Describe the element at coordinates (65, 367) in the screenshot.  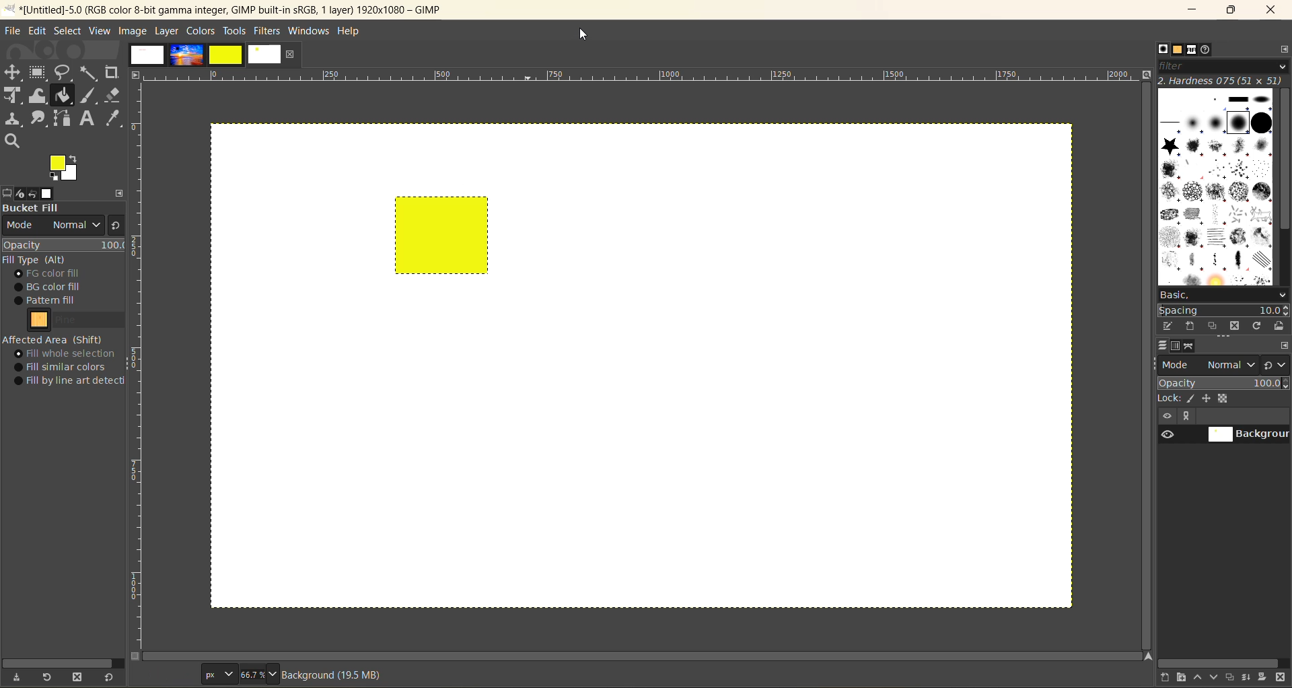
I see `fill similar colors` at that location.